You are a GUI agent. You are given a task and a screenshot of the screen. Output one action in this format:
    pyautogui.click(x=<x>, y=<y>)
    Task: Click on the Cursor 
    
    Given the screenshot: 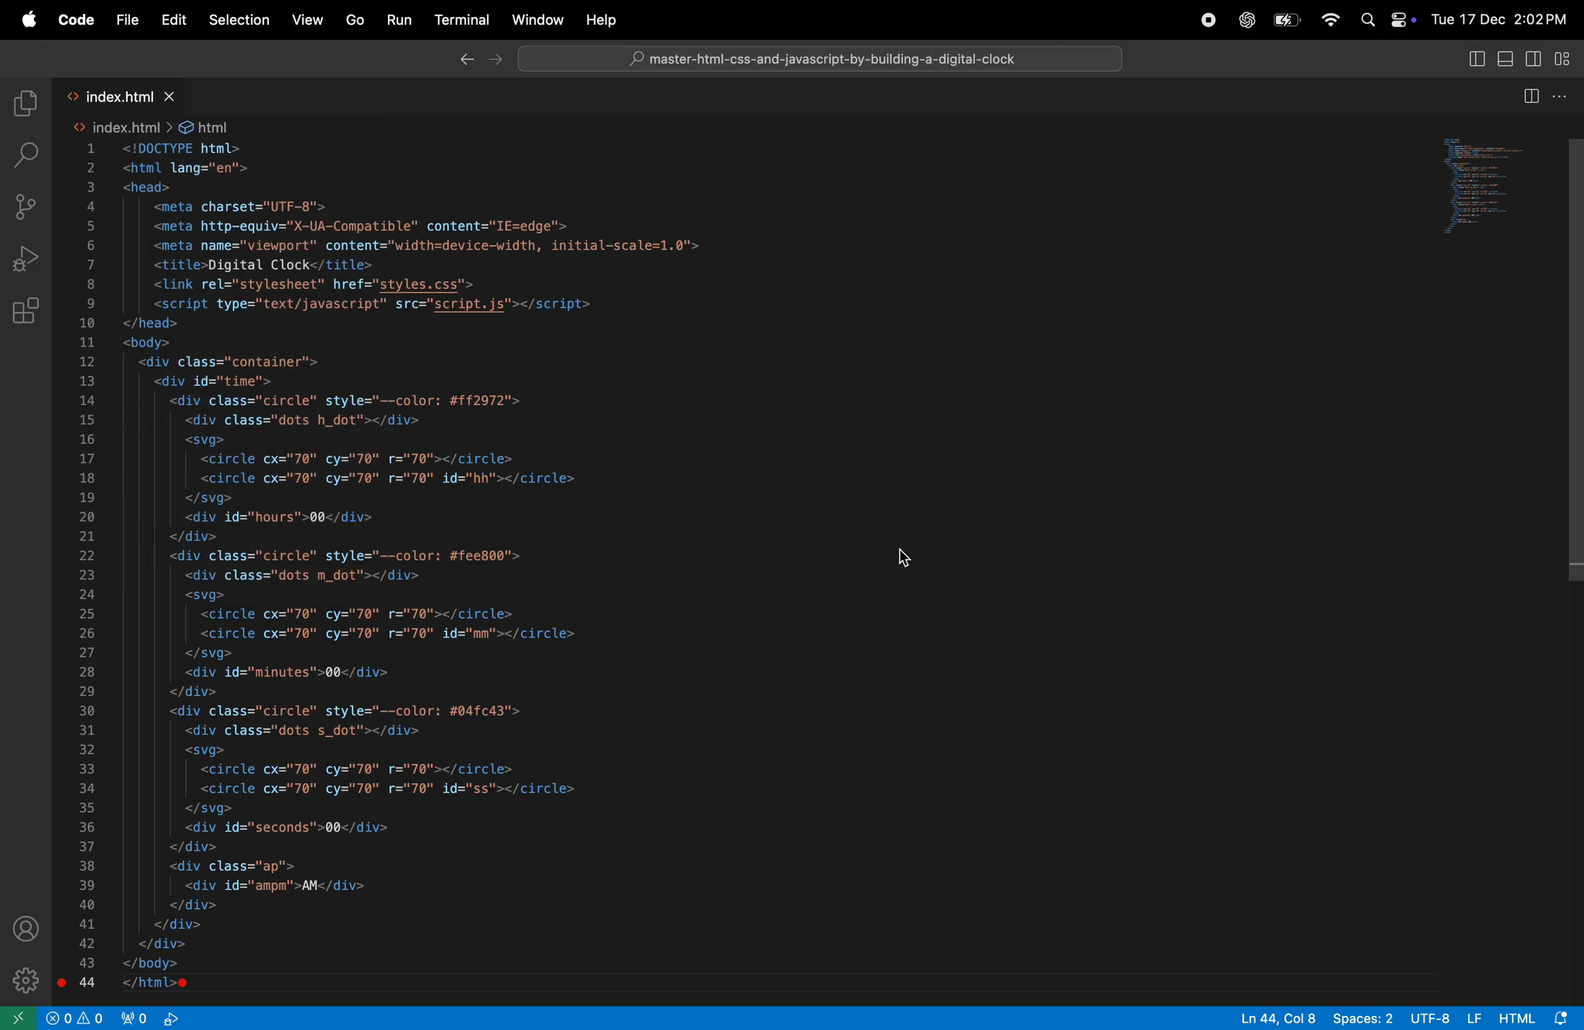 What is the action you would take?
    pyautogui.click(x=1574, y=550)
    